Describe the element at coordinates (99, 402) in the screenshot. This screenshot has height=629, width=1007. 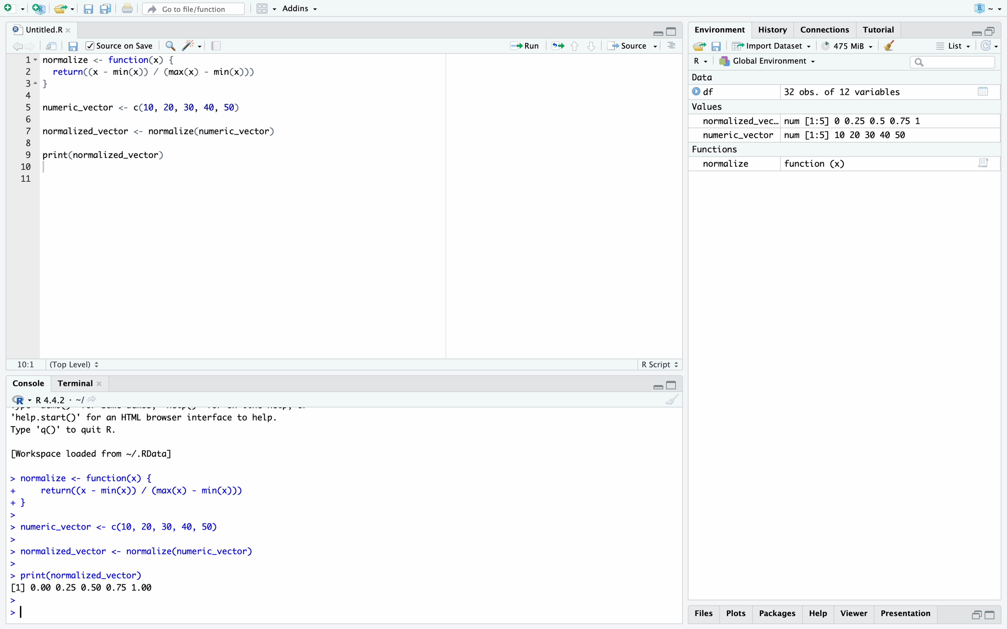
I see `View the current working directory` at that location.